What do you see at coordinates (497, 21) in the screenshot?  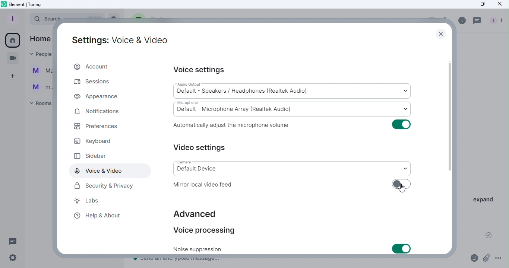 I see `People` at bounding box center [497, 21].